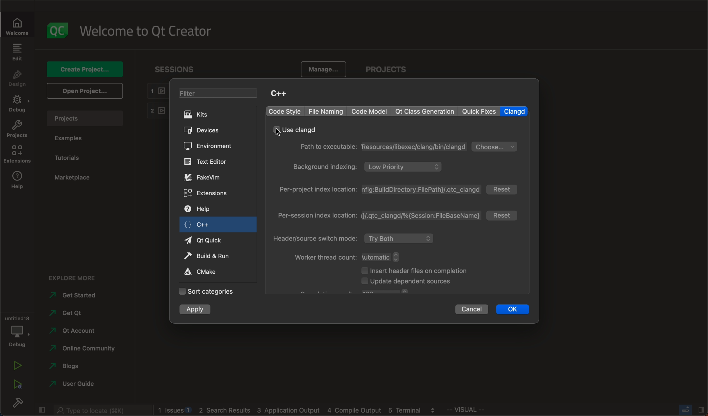  Describe the element at coordinates (514, 111) in the screenshot. I see `clangd` at that location.